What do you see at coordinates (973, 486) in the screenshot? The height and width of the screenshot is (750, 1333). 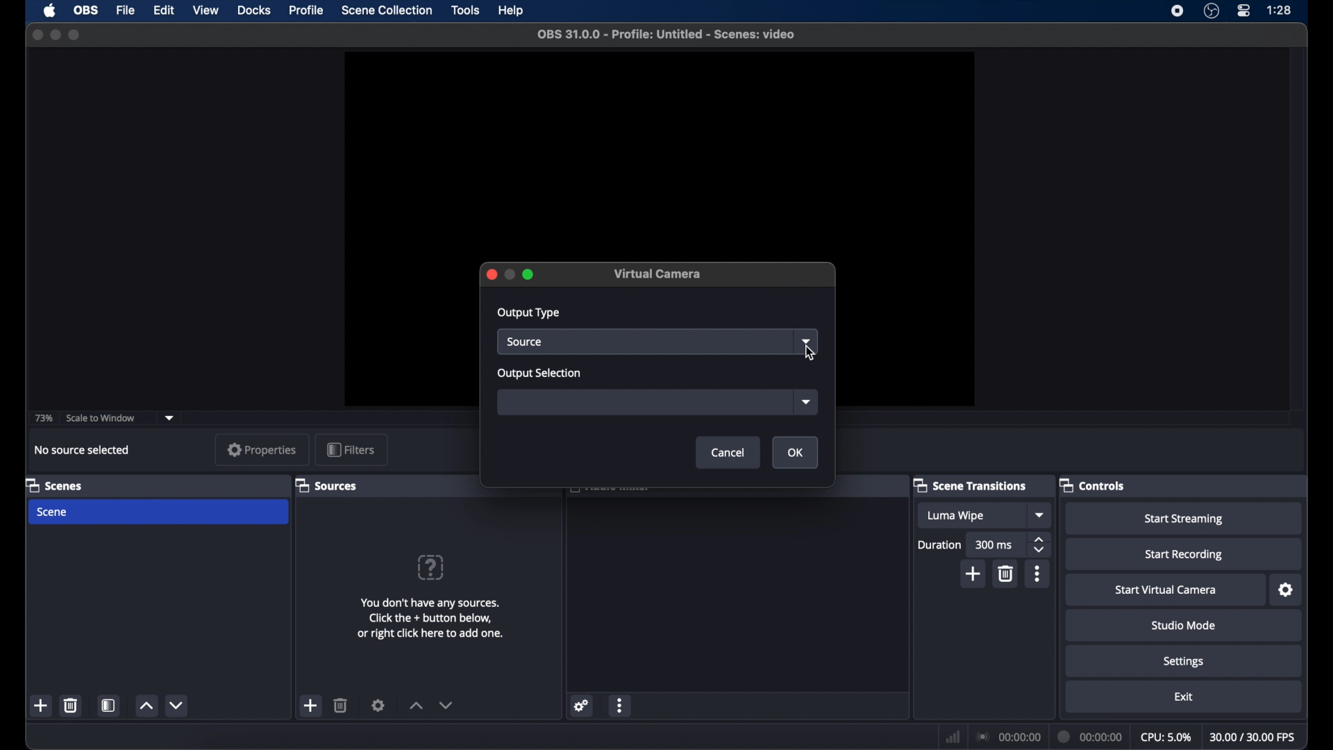 I see `scene transitions` at bounding box center [973, 486].